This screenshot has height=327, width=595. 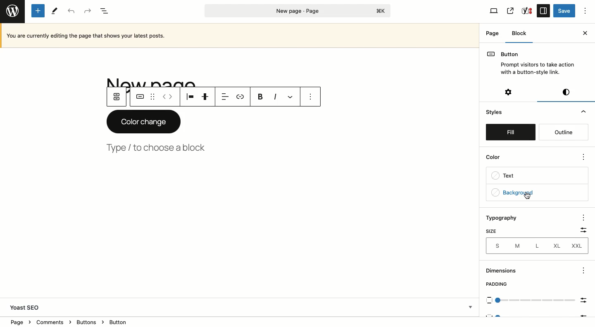 What do you see at coordinates (275, 97) in the screenshot?
I see `Italics` at bounding box center [275, 97].